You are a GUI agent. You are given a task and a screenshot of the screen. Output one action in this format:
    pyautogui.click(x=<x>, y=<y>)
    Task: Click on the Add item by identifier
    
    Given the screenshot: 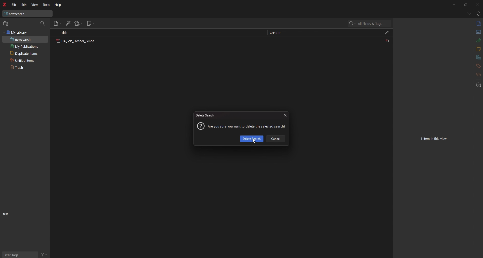 What is the action you would take?
    pyautogui.click(x=67, y=24)
    